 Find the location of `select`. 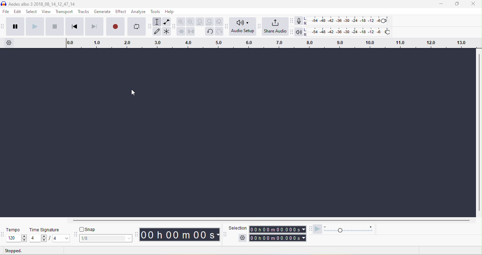

select is located at coordinates (32, 12).